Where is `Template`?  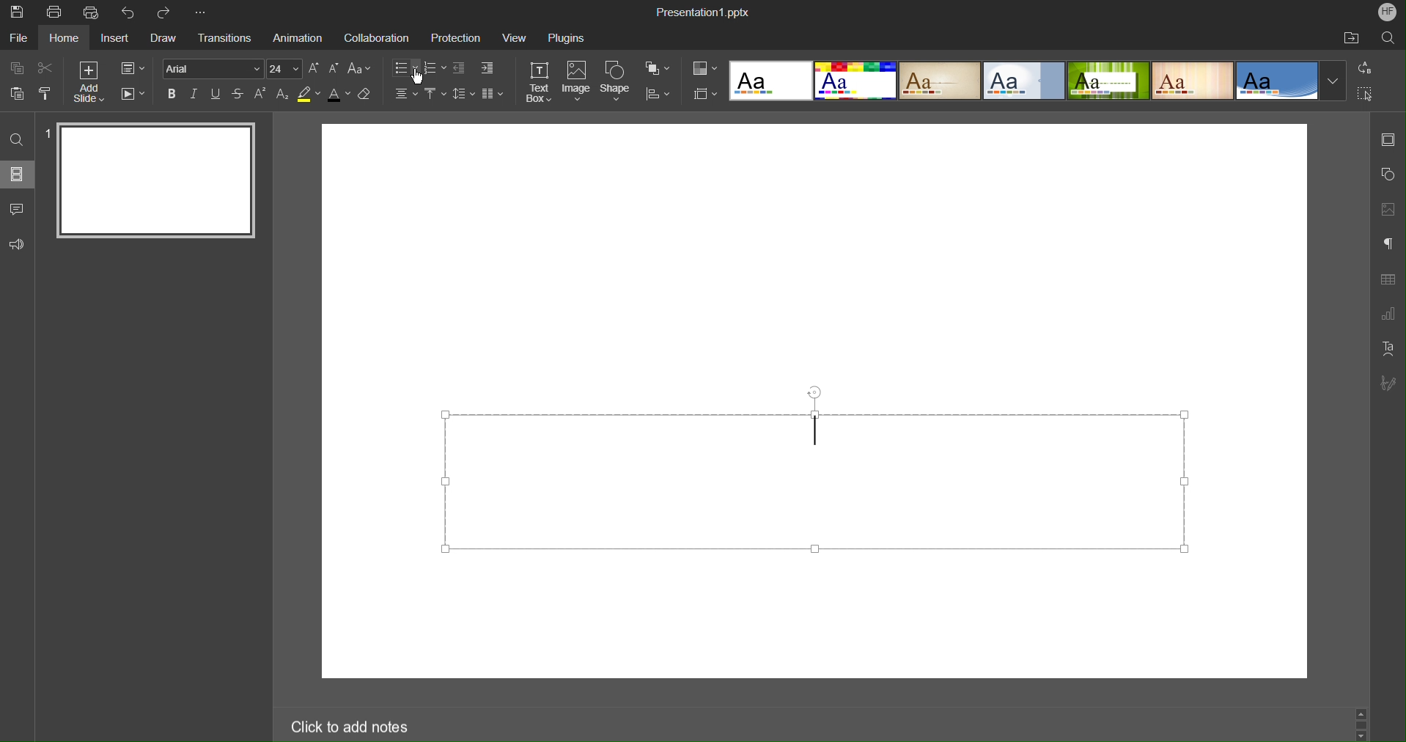
Template is located at coordinates (768, 81).